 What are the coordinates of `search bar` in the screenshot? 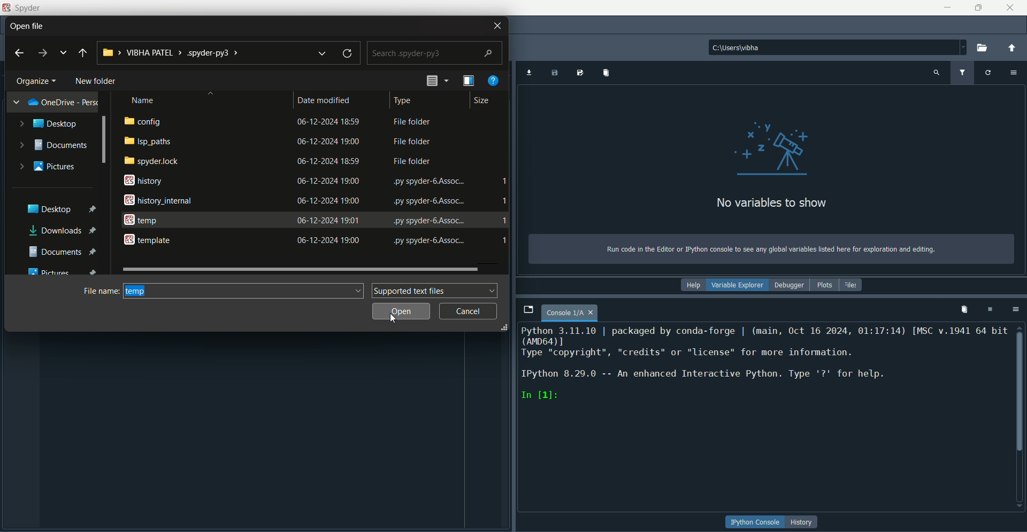 It's located at (434, 53).